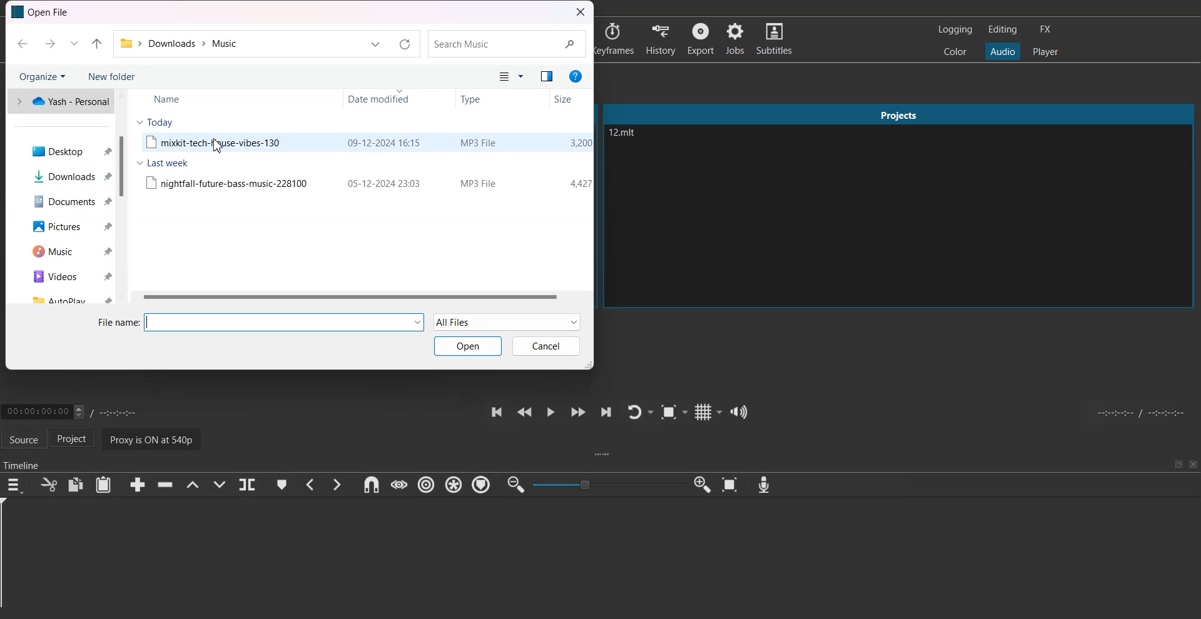  I want to click on Documents, so click(65, 201).